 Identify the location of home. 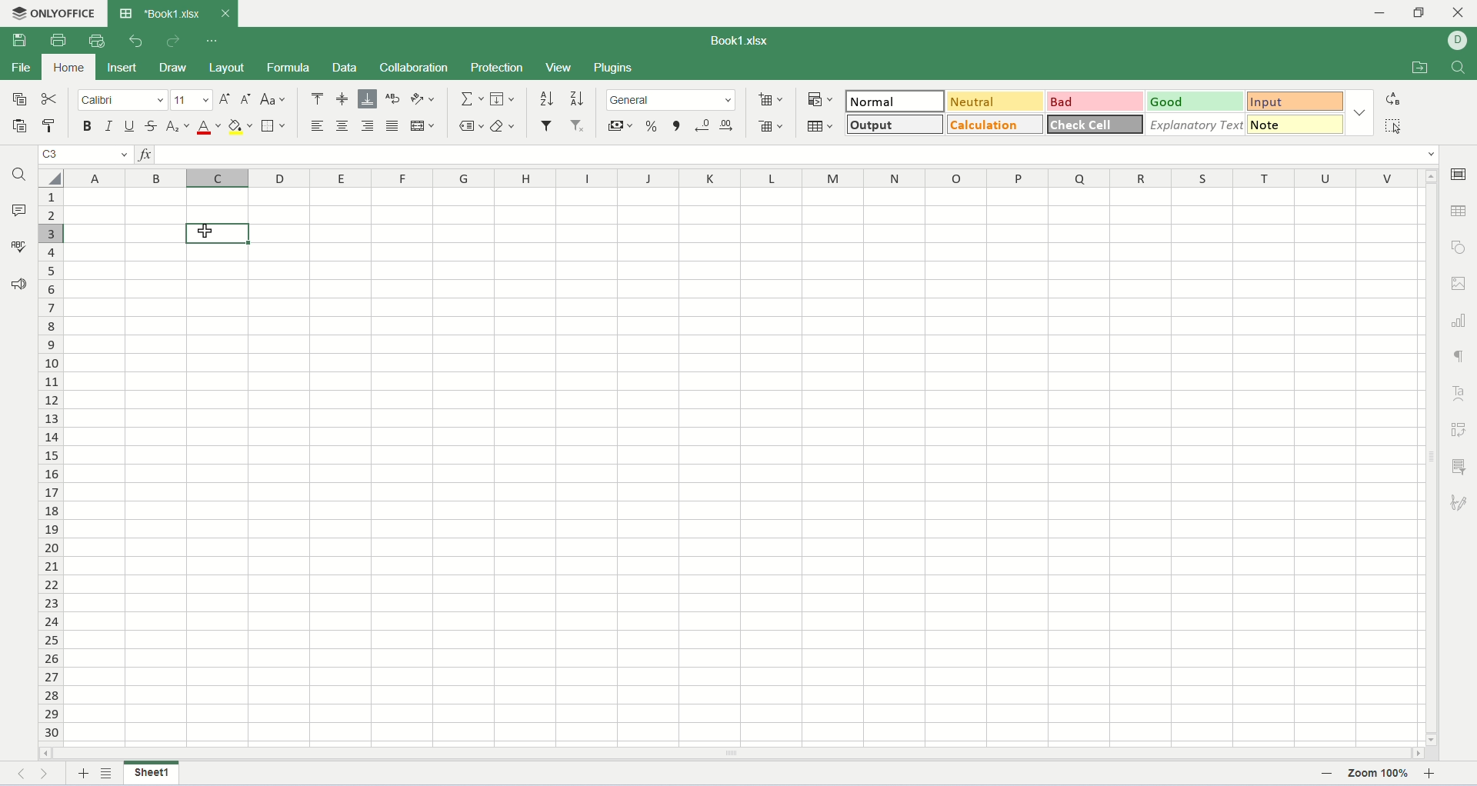
(66, 67).